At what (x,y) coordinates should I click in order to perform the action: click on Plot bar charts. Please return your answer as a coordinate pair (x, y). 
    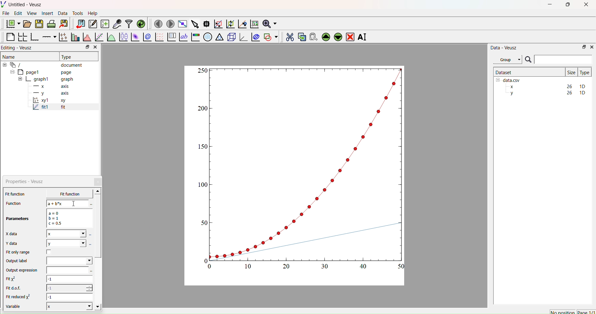
    Looking at the image, I should click on (74, 38).